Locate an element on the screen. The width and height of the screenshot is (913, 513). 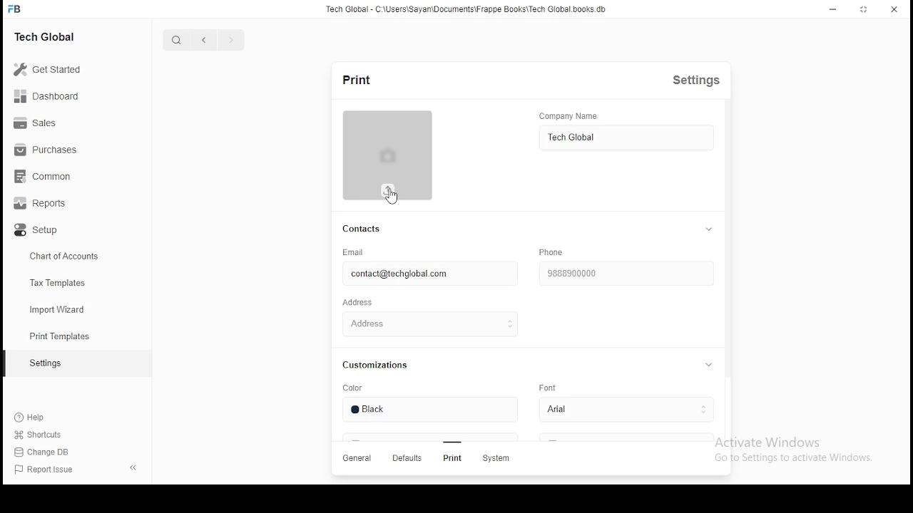
Tax Templates is located at coordinates (61, 284).